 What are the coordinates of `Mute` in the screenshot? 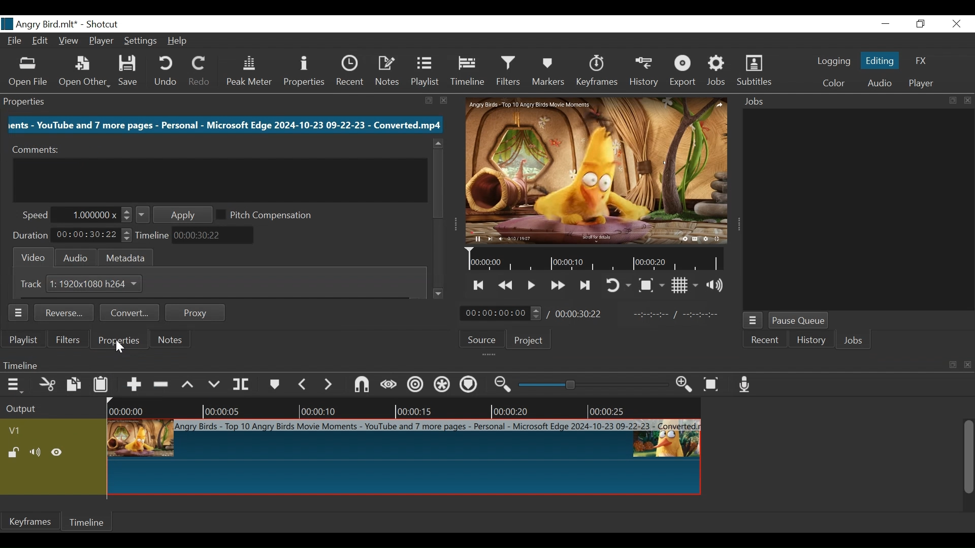 It's located at (36, 452).